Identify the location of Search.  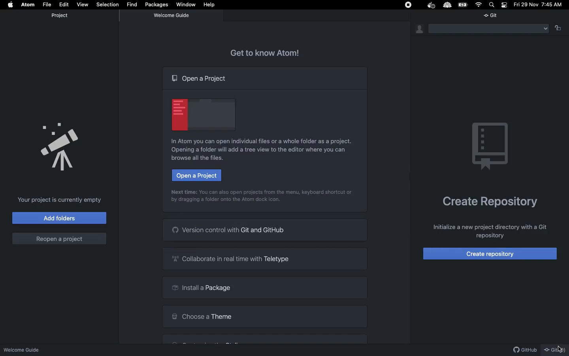
(492, 4).